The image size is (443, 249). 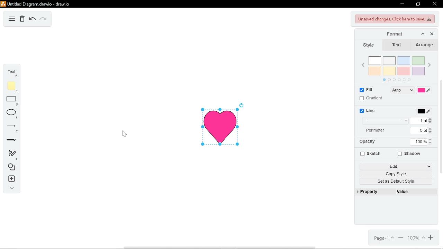 I want to click on arrows, so click(x=12, y=140).